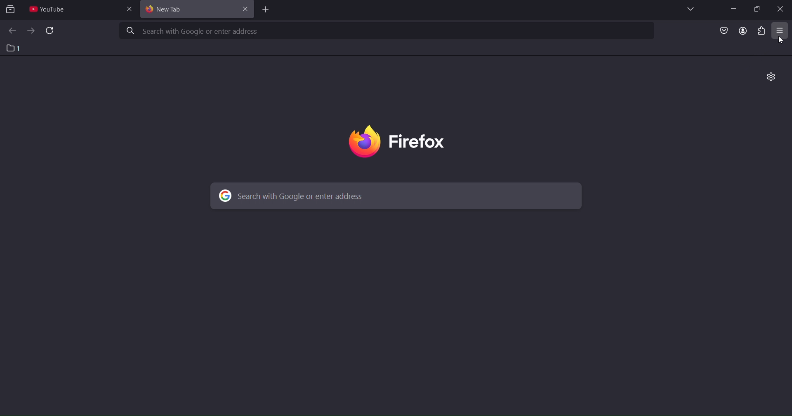 This screenshot has height=416, width=792. What do you see at coordinates (14, 48) in the screenshot?
I see `1` at bounding box center [14, 48].